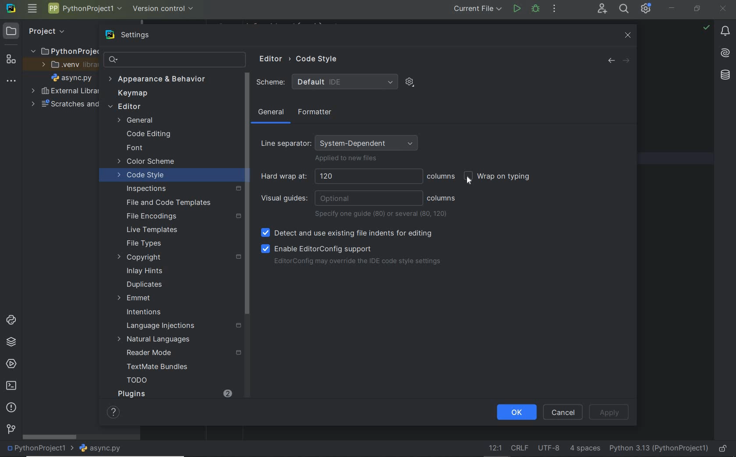 The height and width of the screenshot is (457, 736). What do you see at coordinates (442, 198) in the screenshot?
I see `columns` at bounding box center [442, 198].